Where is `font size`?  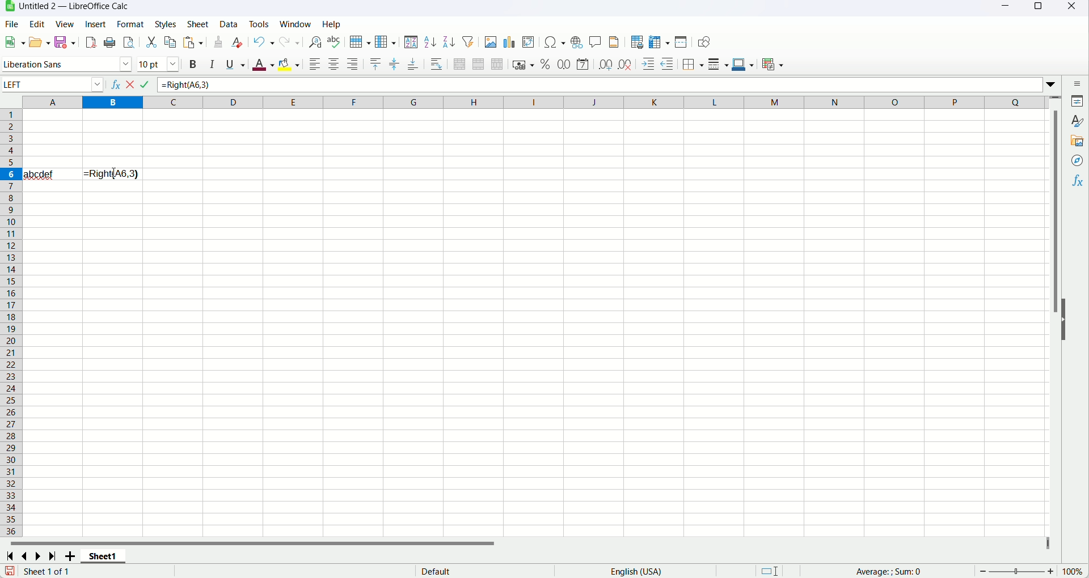
font size is located at coordinates (159, 63).